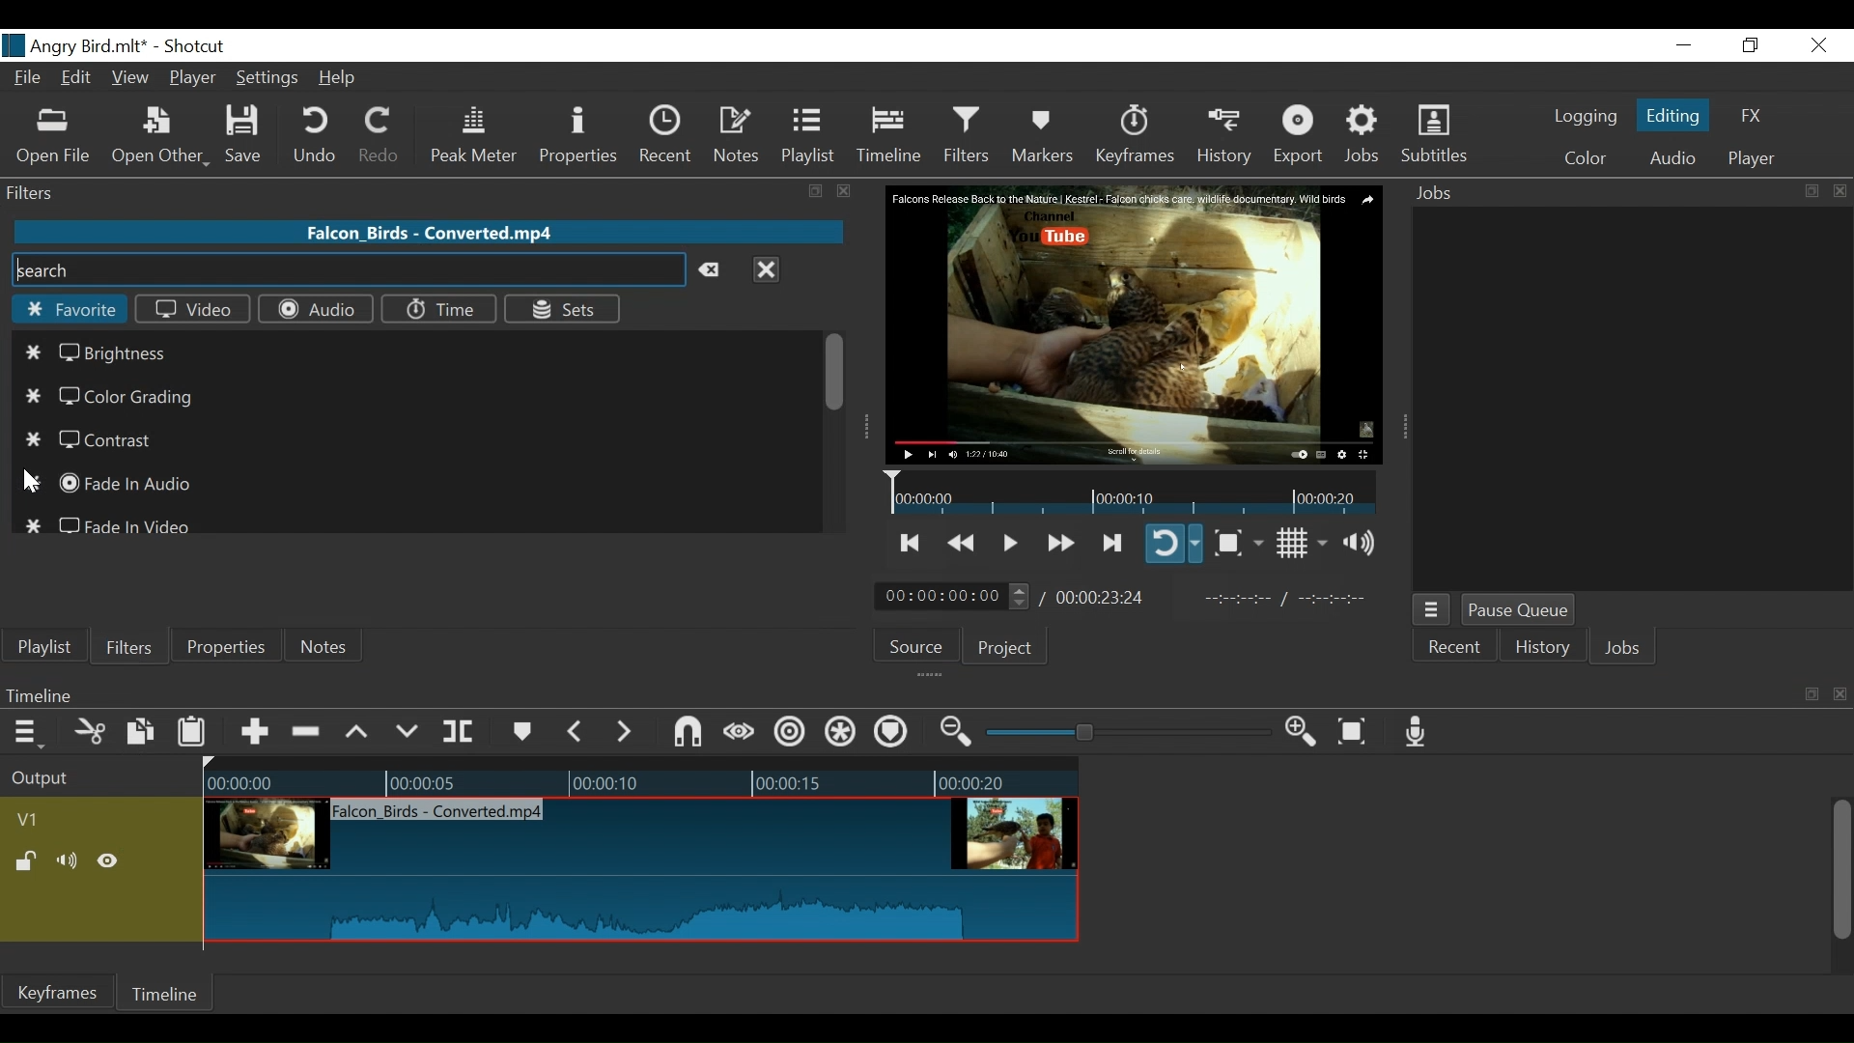 This screenshot has height=1043, width=1854. I want to click on Clear search, so click(715, 270).